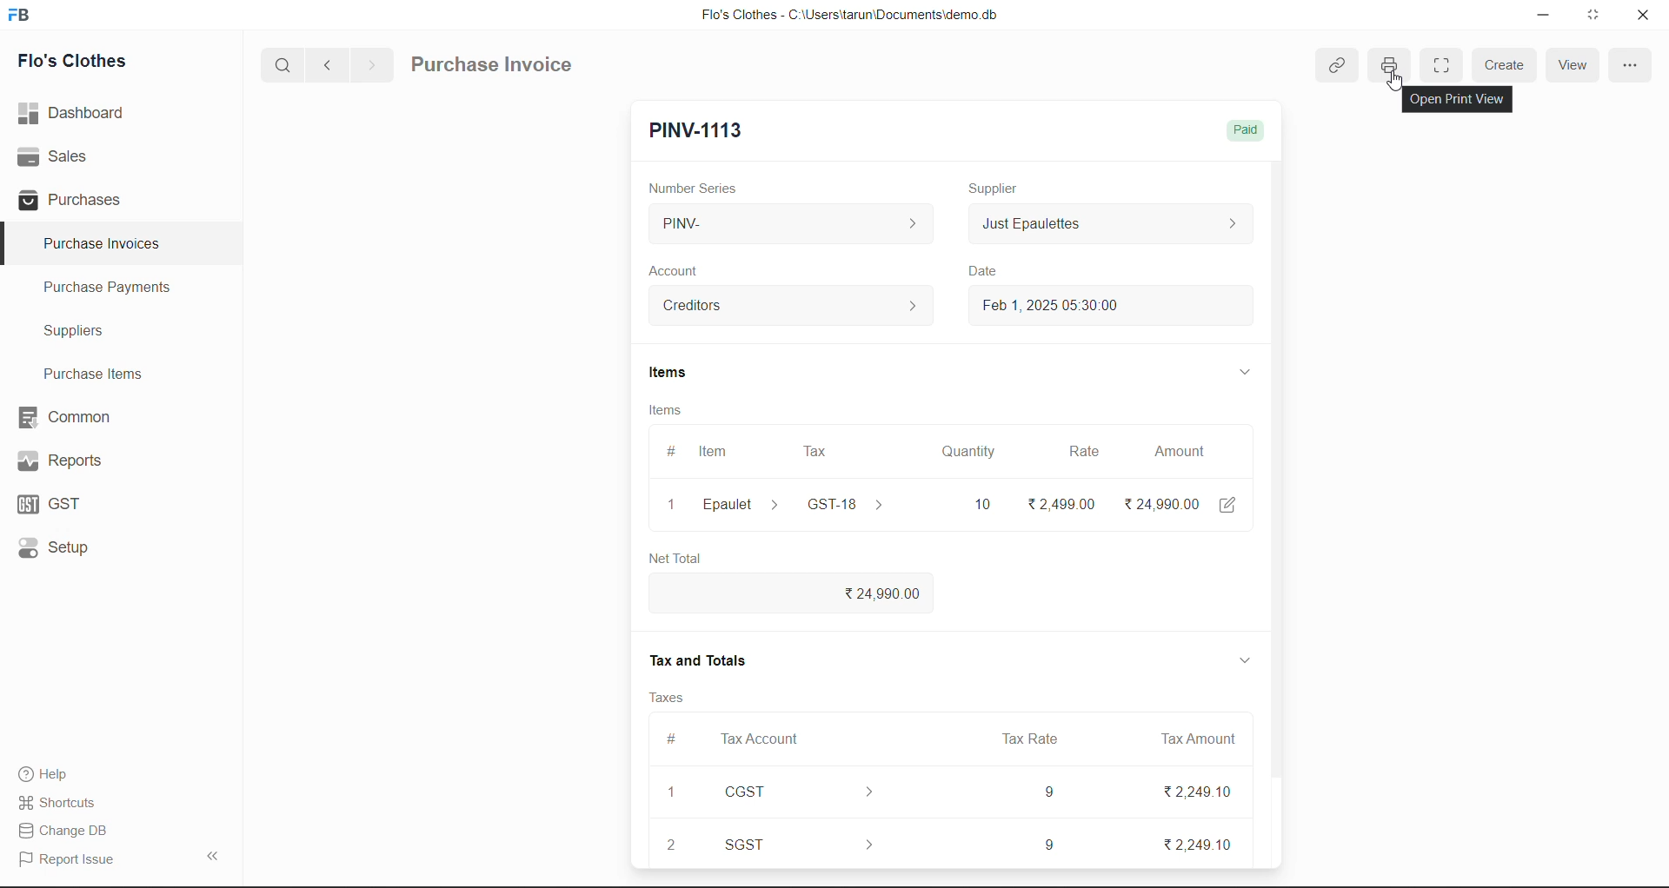 The image size is (1669, 888). Describe the element at coordinates (1081, 451) in the screenshot. I see `rate` at that location.